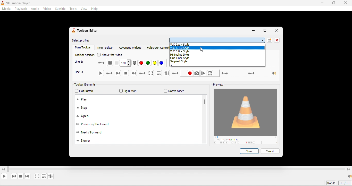  What do you see at coordinates (20, 9) in the screenshot?
I see `playback` at bounding box center [20, 9].